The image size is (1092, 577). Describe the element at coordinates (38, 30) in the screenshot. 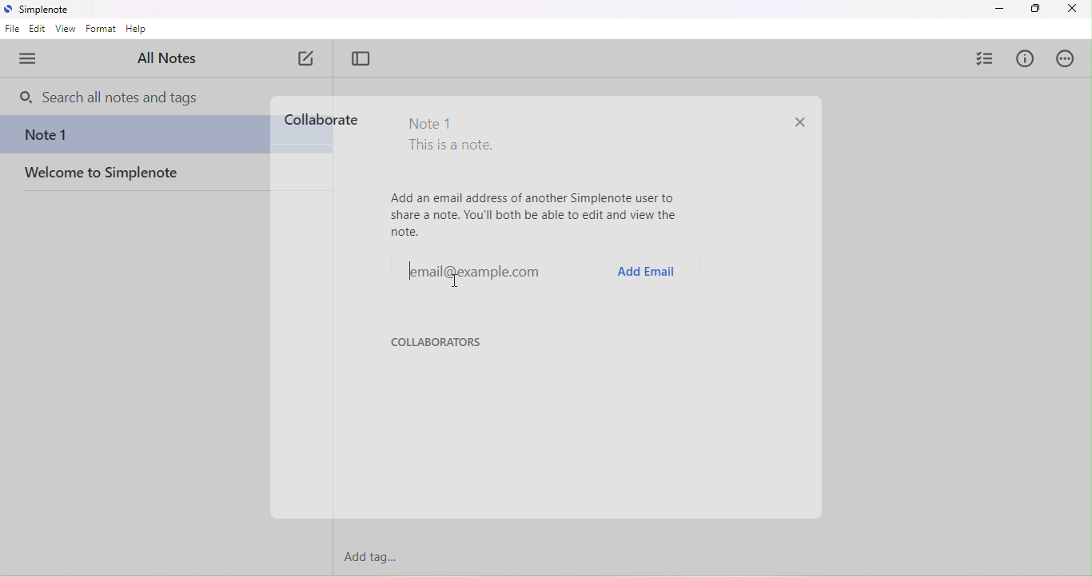

I see `edit` at that location.